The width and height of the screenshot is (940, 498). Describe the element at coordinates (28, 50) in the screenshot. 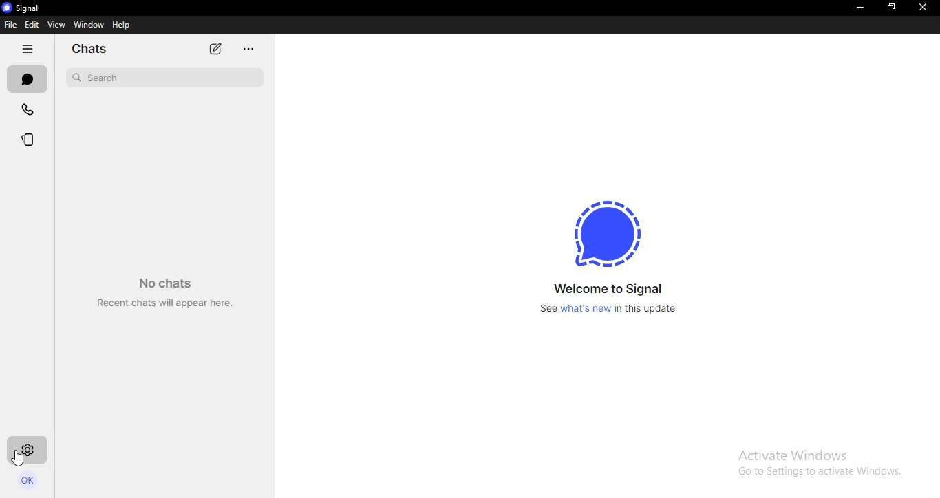

I see `hide tabs` at that location.